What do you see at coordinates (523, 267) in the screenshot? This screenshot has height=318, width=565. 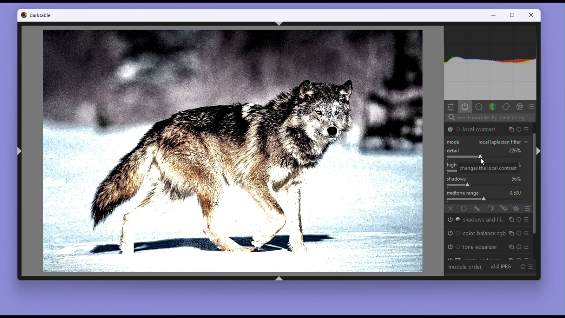 I see `Reset` at bounding box center [523, 267].